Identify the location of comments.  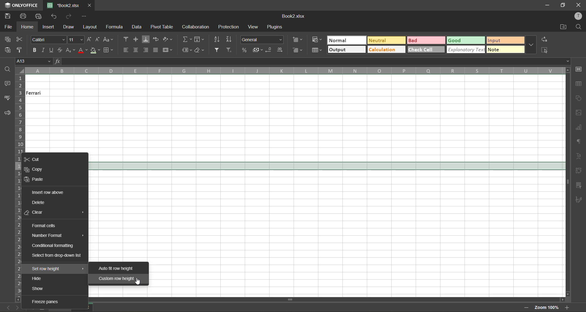
(6, 84).